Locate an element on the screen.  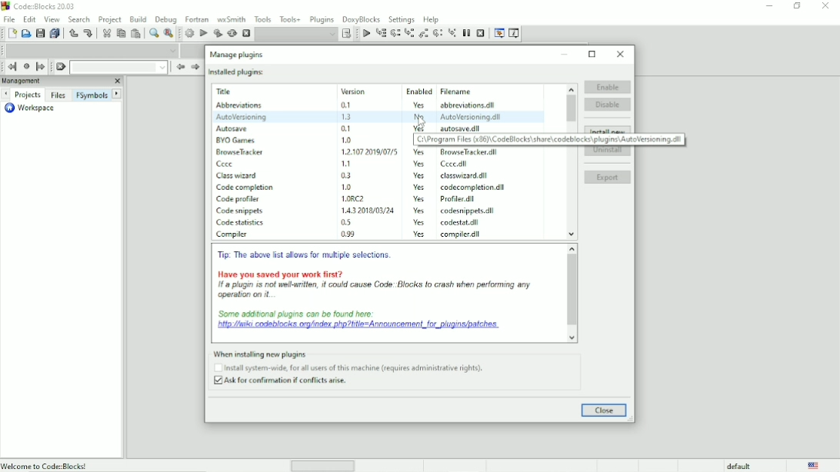
Break debugger is located at coordinates (466, 33).